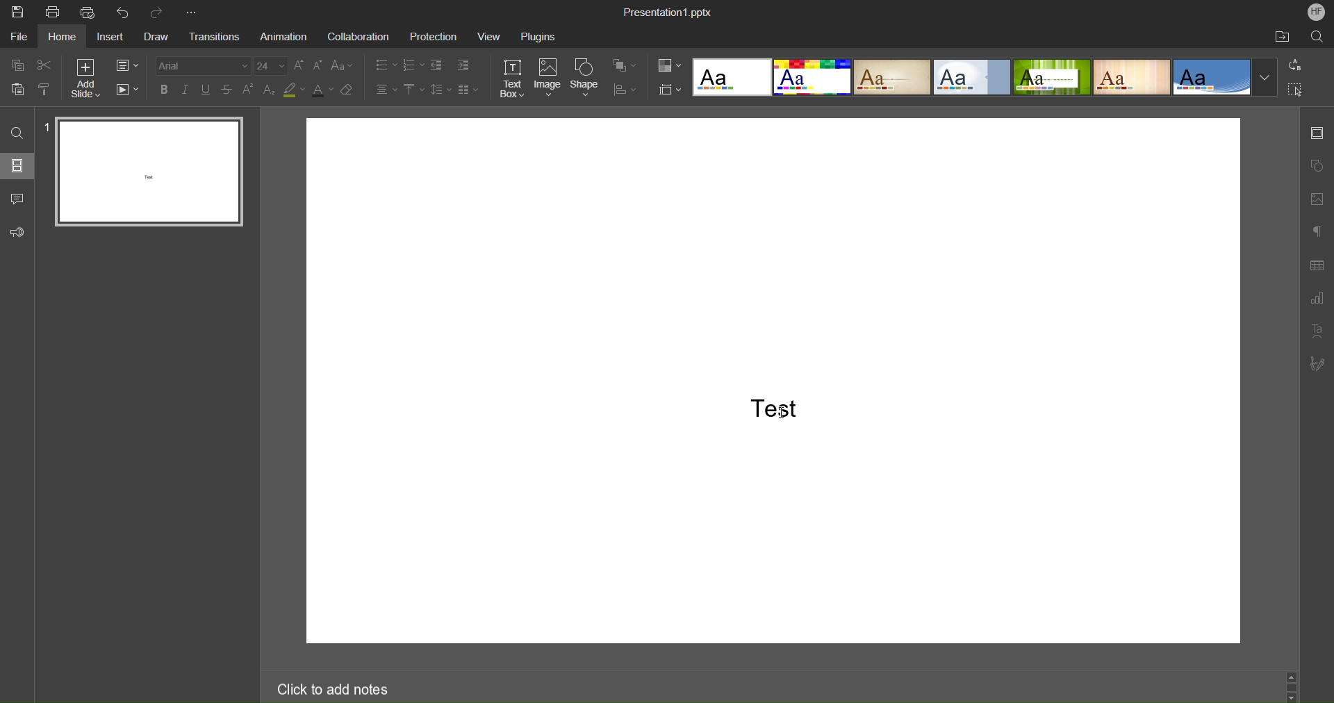 The height and width of the screenshot is (703, 1334). What do you see at coordinates (53, 12) in the screenshot?
I see `Print` at bounding box center [53, 12].